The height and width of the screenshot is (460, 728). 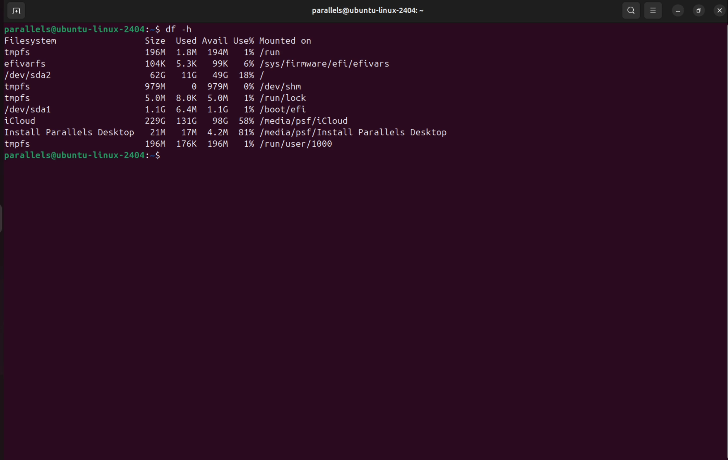 What do you see at coordinates (157, 40) in the screenshot?
I see `size` at bounding box center [157, 40].